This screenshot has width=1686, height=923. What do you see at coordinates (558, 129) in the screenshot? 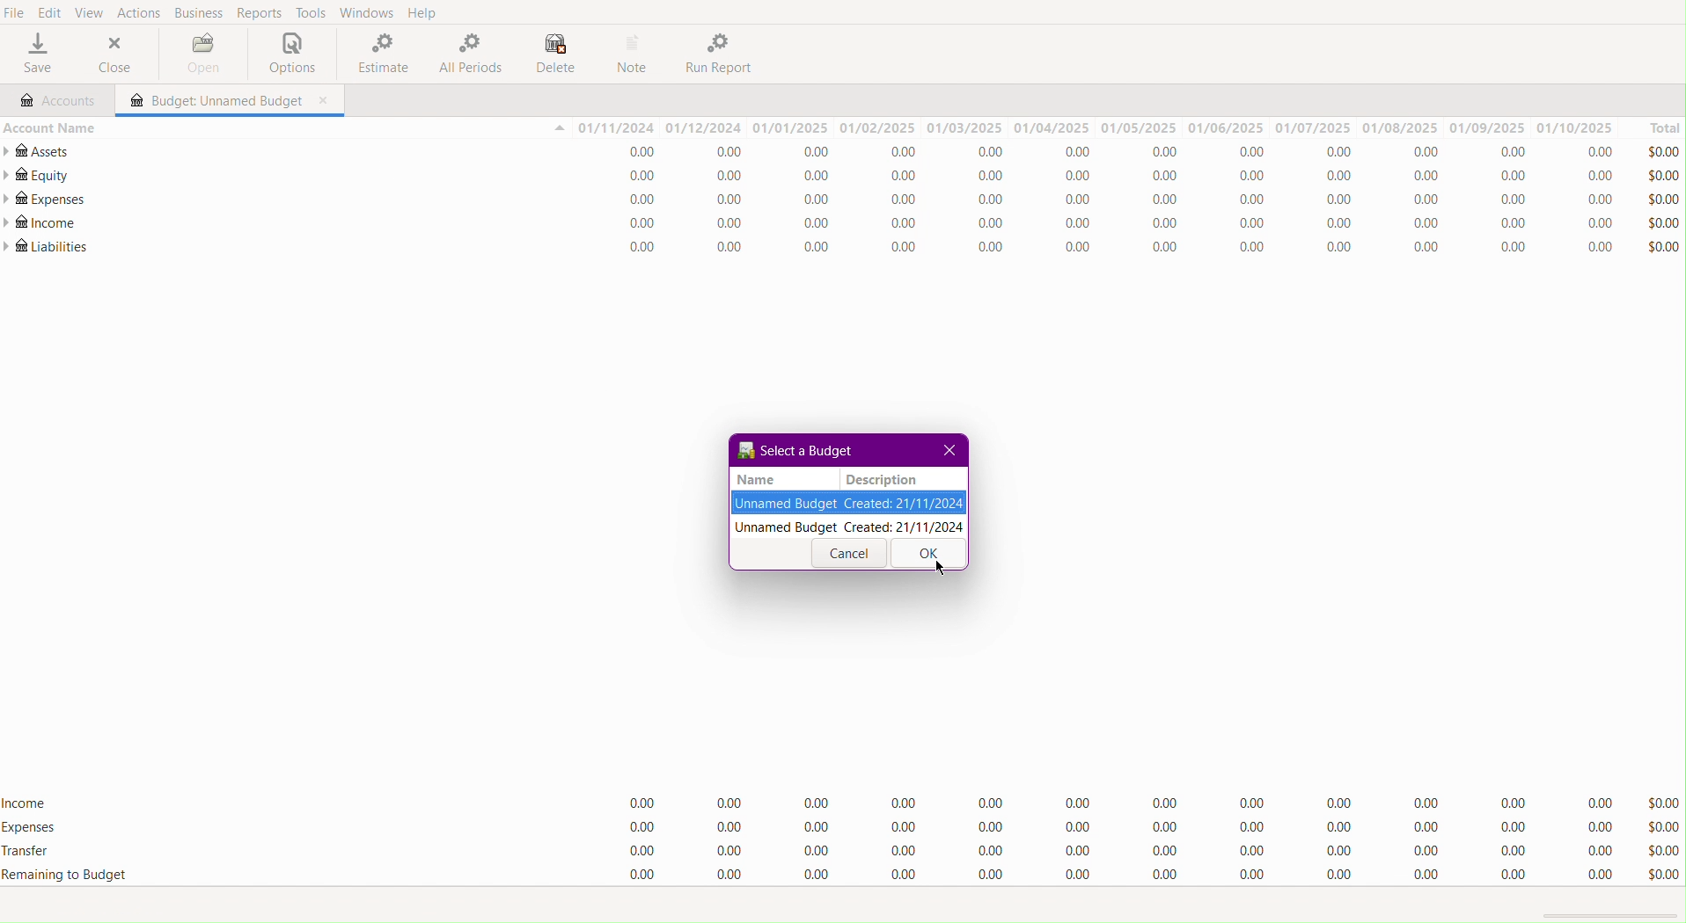
I see `Collapse or expand` at bounding box center [558, 129].